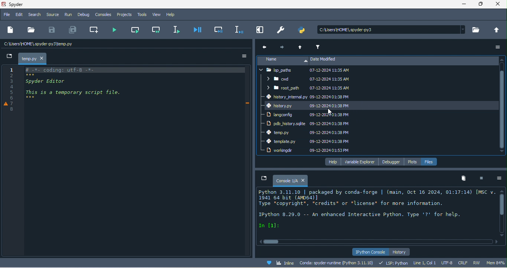 This screenshot has width=507, height=268. What do you see at coordinates (43, 44) in the screenshot?
I see `c\users\home\spyder/temp.py` at bounding box center [43, 44].